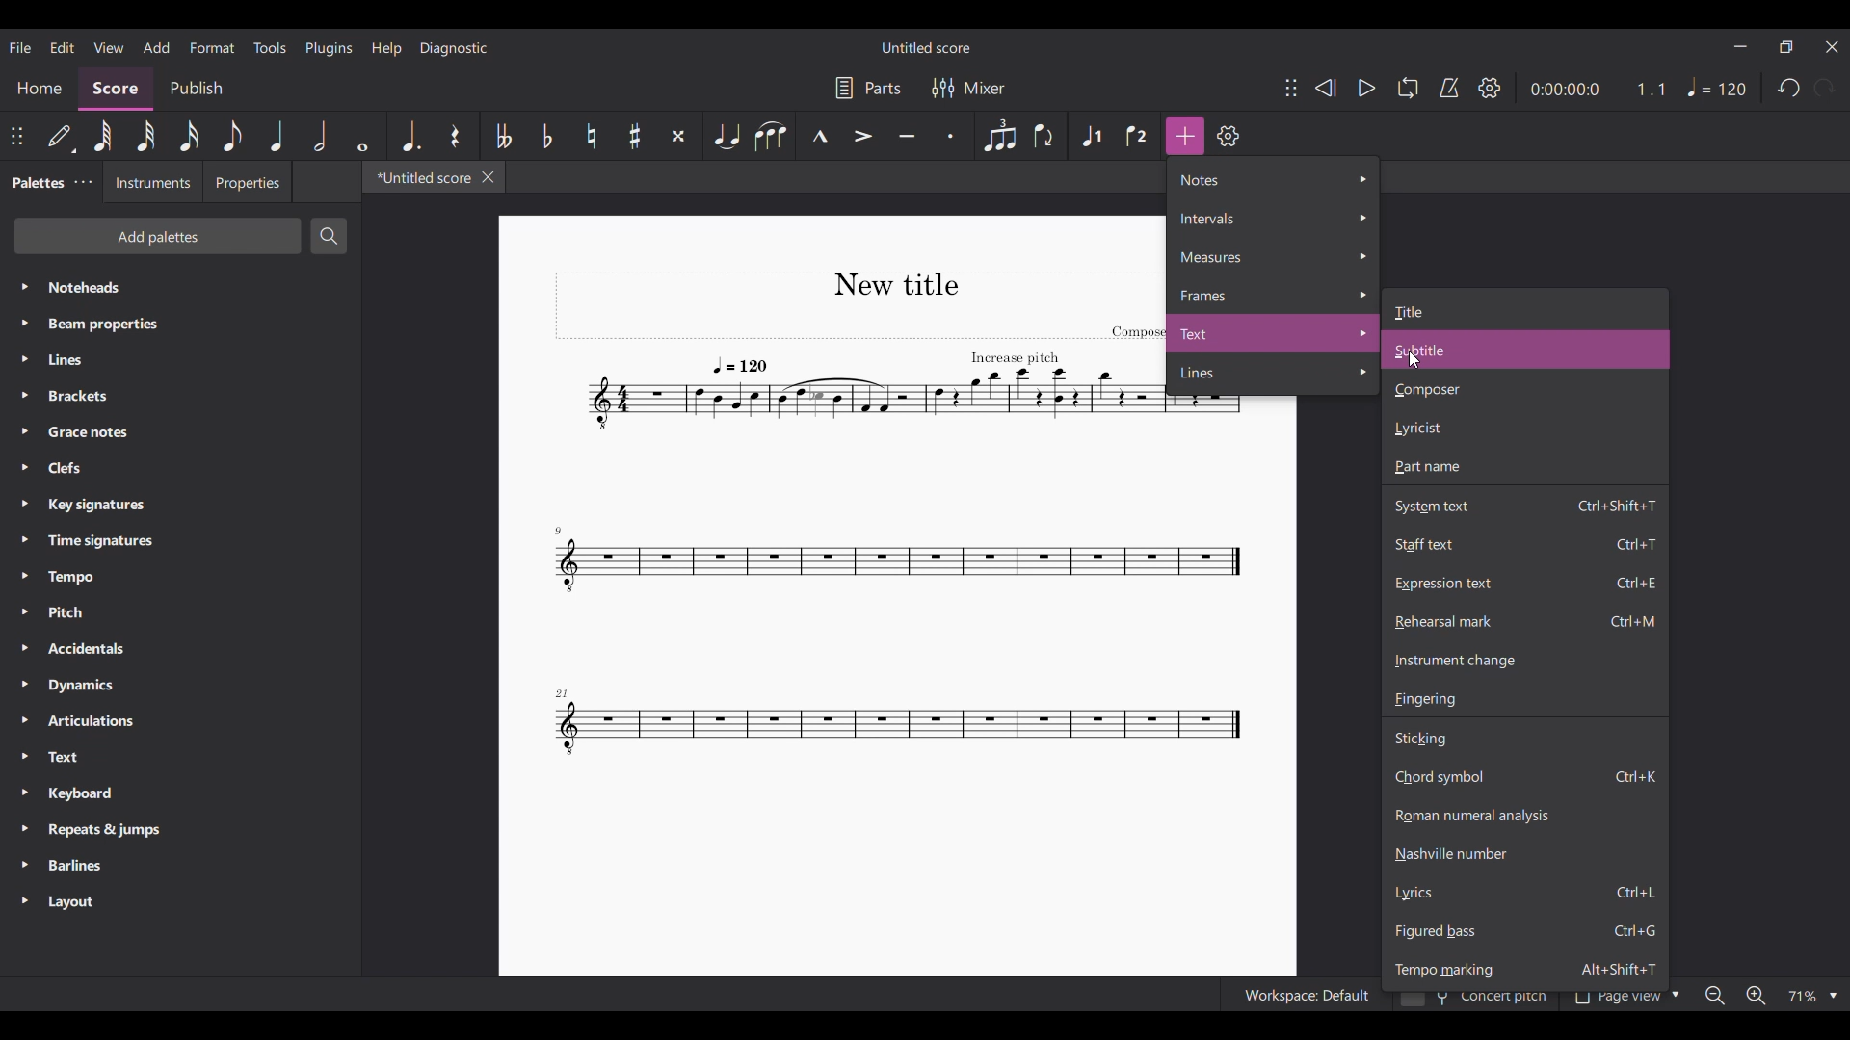 The width and height of the screenshot is (1850, 1040). What do you see at coordinates (1525, 894) in the screenshot?
I see `Lyrics` at bounding box center [1525, 894].